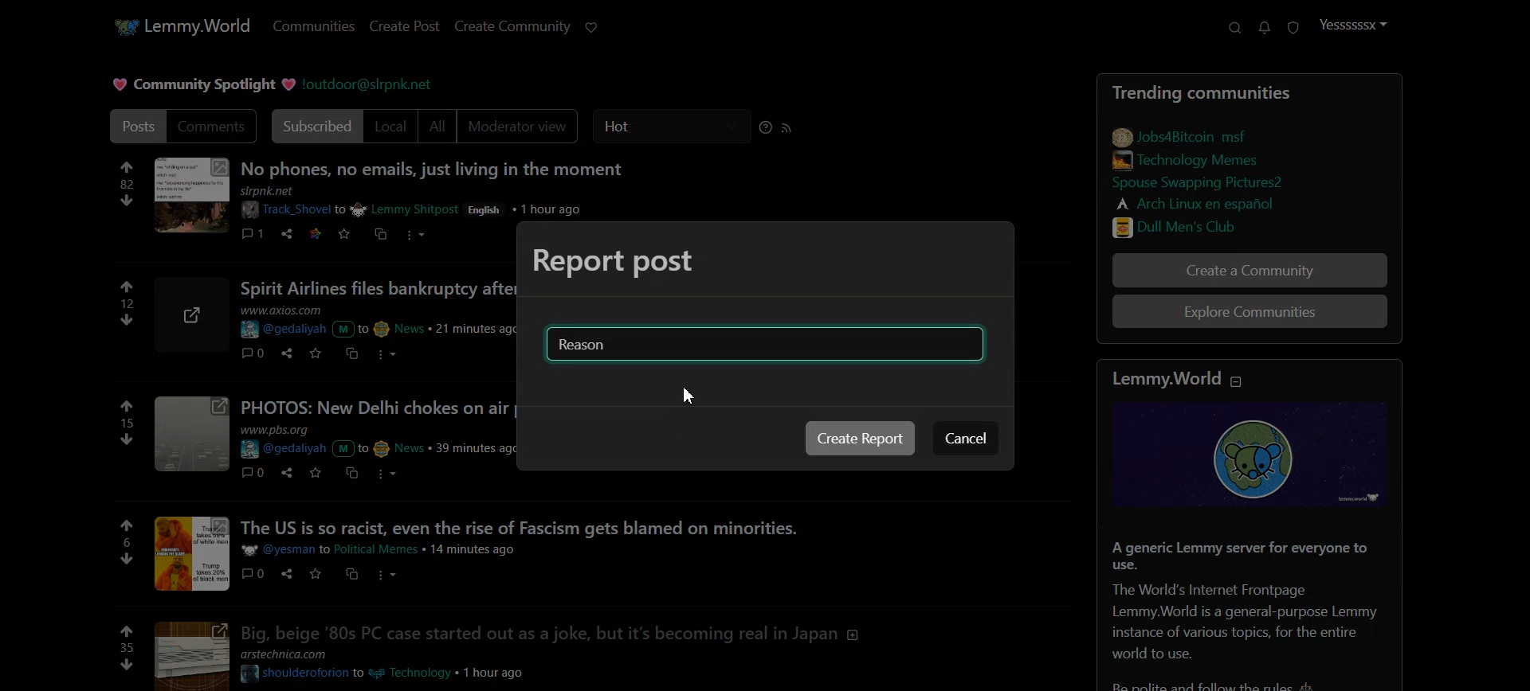  Describe the element at coordinates (964, 438) in the screenshot. I see `Cancel` at that location.